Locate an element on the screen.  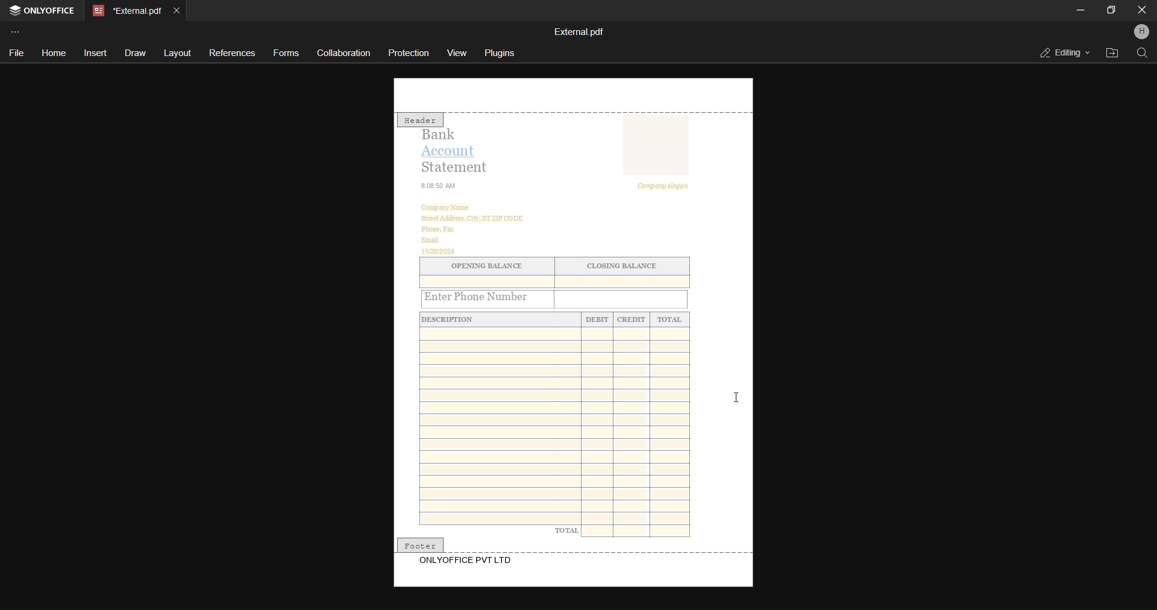
TOTAL  is located at coordinates (566, 530).